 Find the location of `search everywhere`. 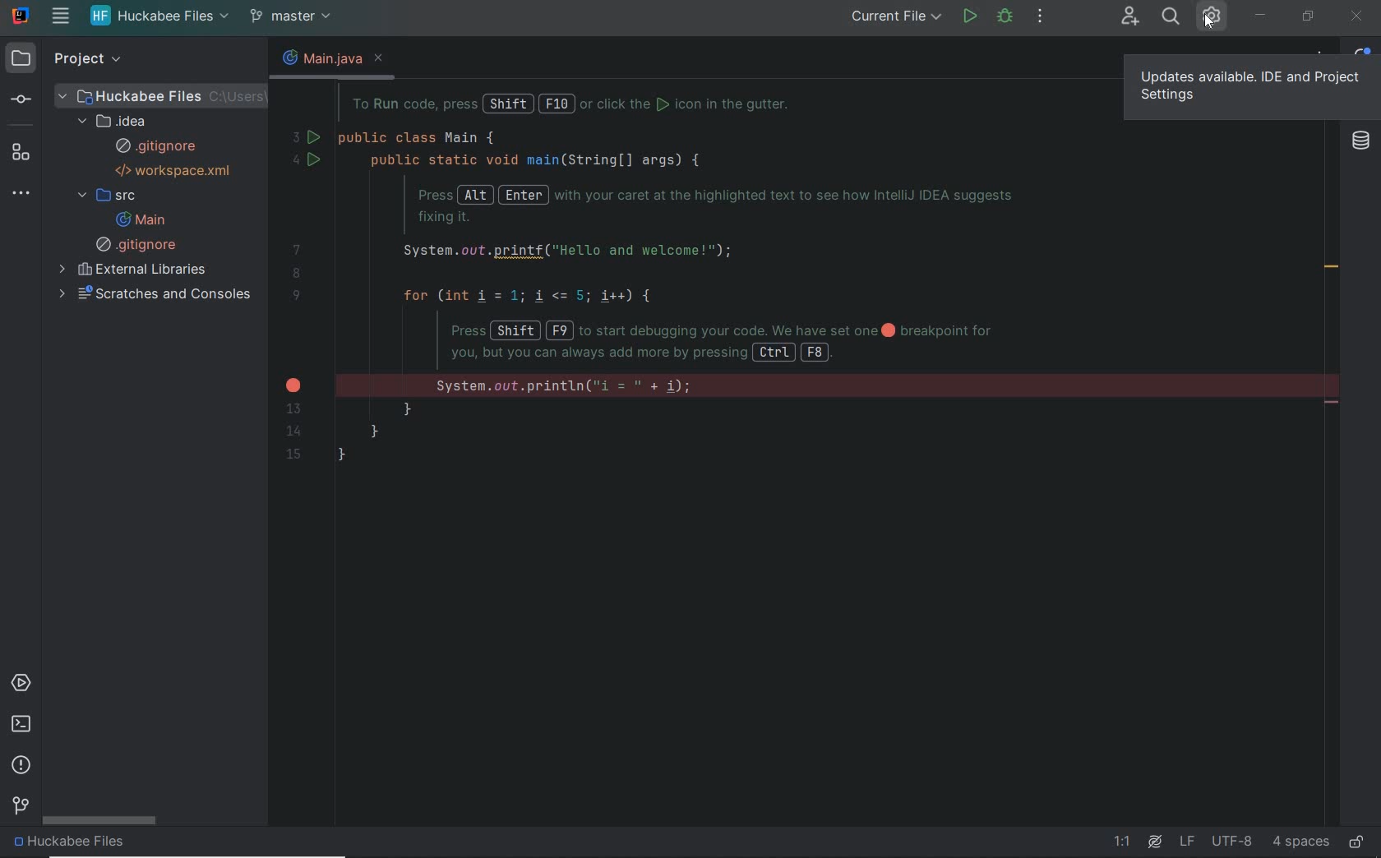

search everywhere is located at coordinates (1171, 18).